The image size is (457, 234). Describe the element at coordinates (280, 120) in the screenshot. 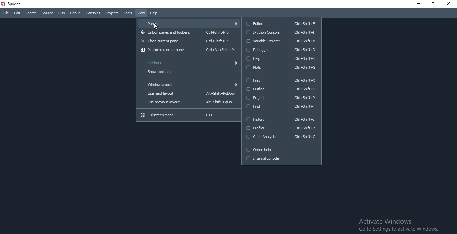

I see `History` at that location.